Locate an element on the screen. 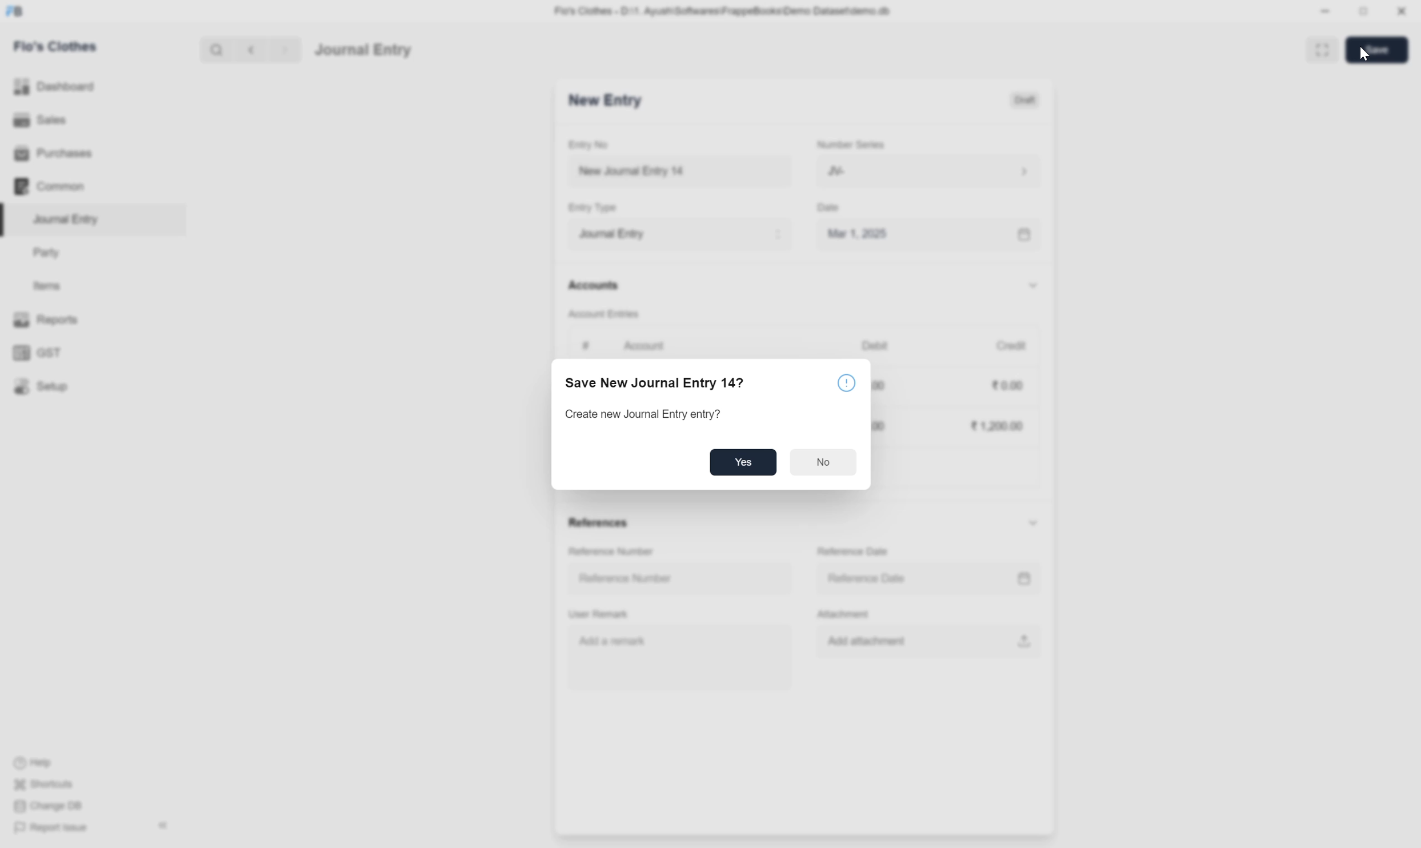  << is located at coordinates (163, 826).